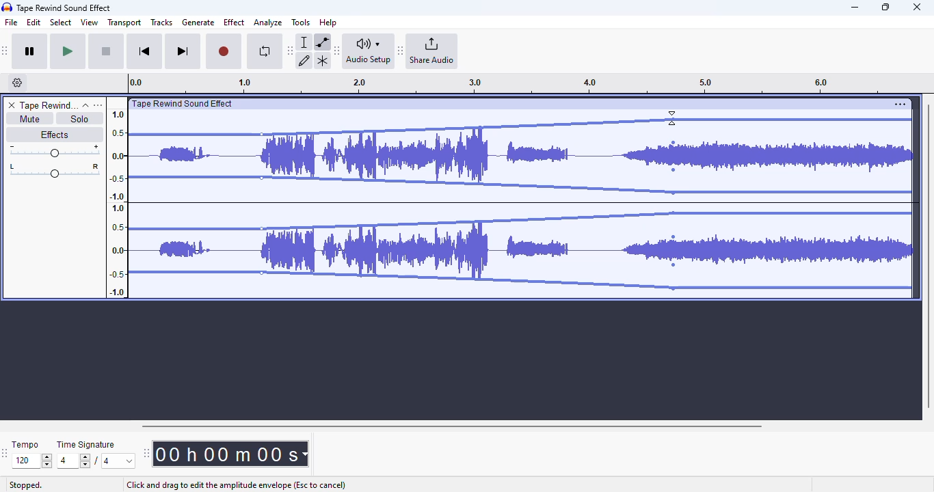  Describe the element at coordinates (235, 485) in the screenshot. I see `click and drag to edit the amplitude envelope (esc to cancel)` at that location.